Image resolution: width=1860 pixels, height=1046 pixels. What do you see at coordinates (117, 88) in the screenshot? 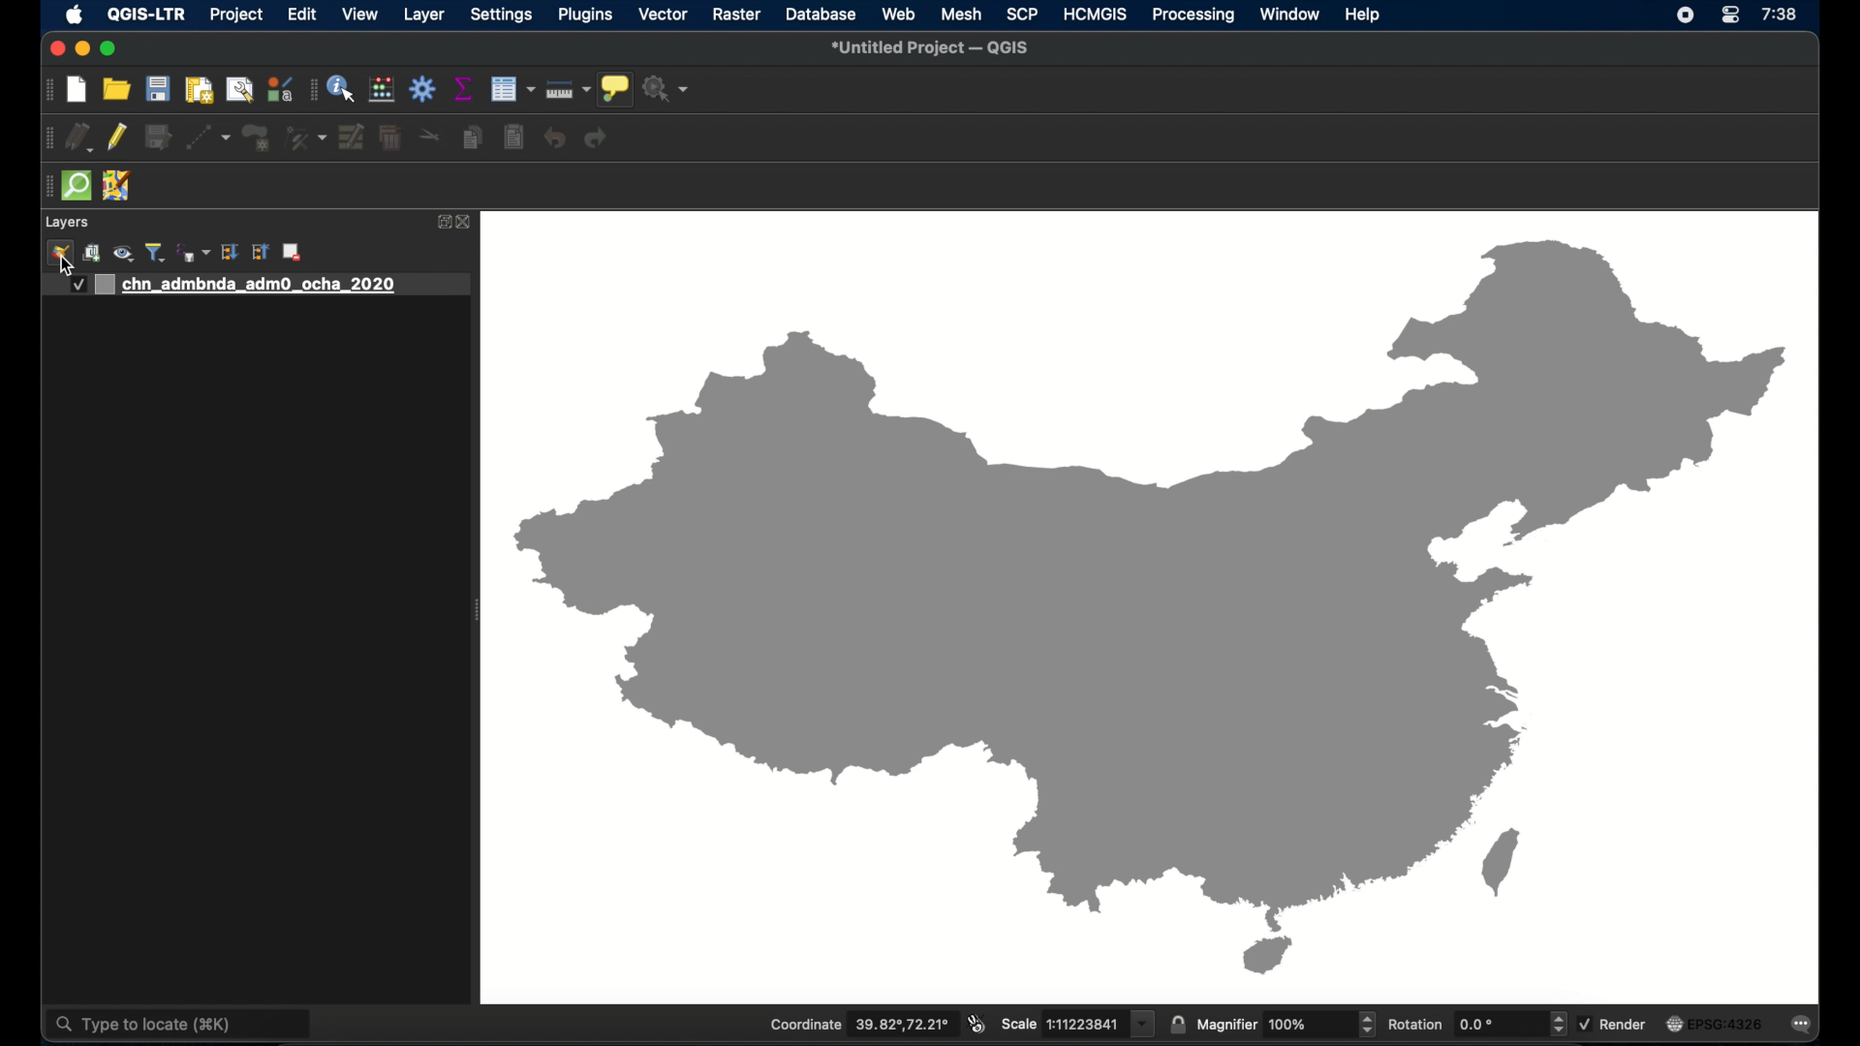
I see `open` at bounding box center [117, 88].